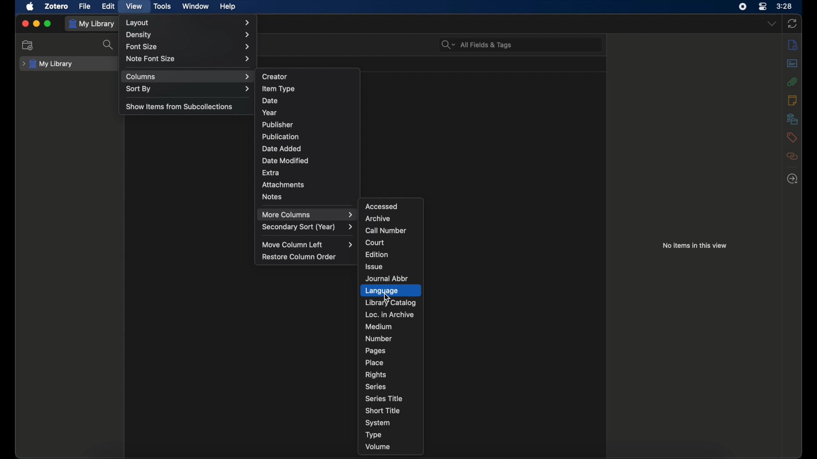  I want to click on publications, so click(280, 136).